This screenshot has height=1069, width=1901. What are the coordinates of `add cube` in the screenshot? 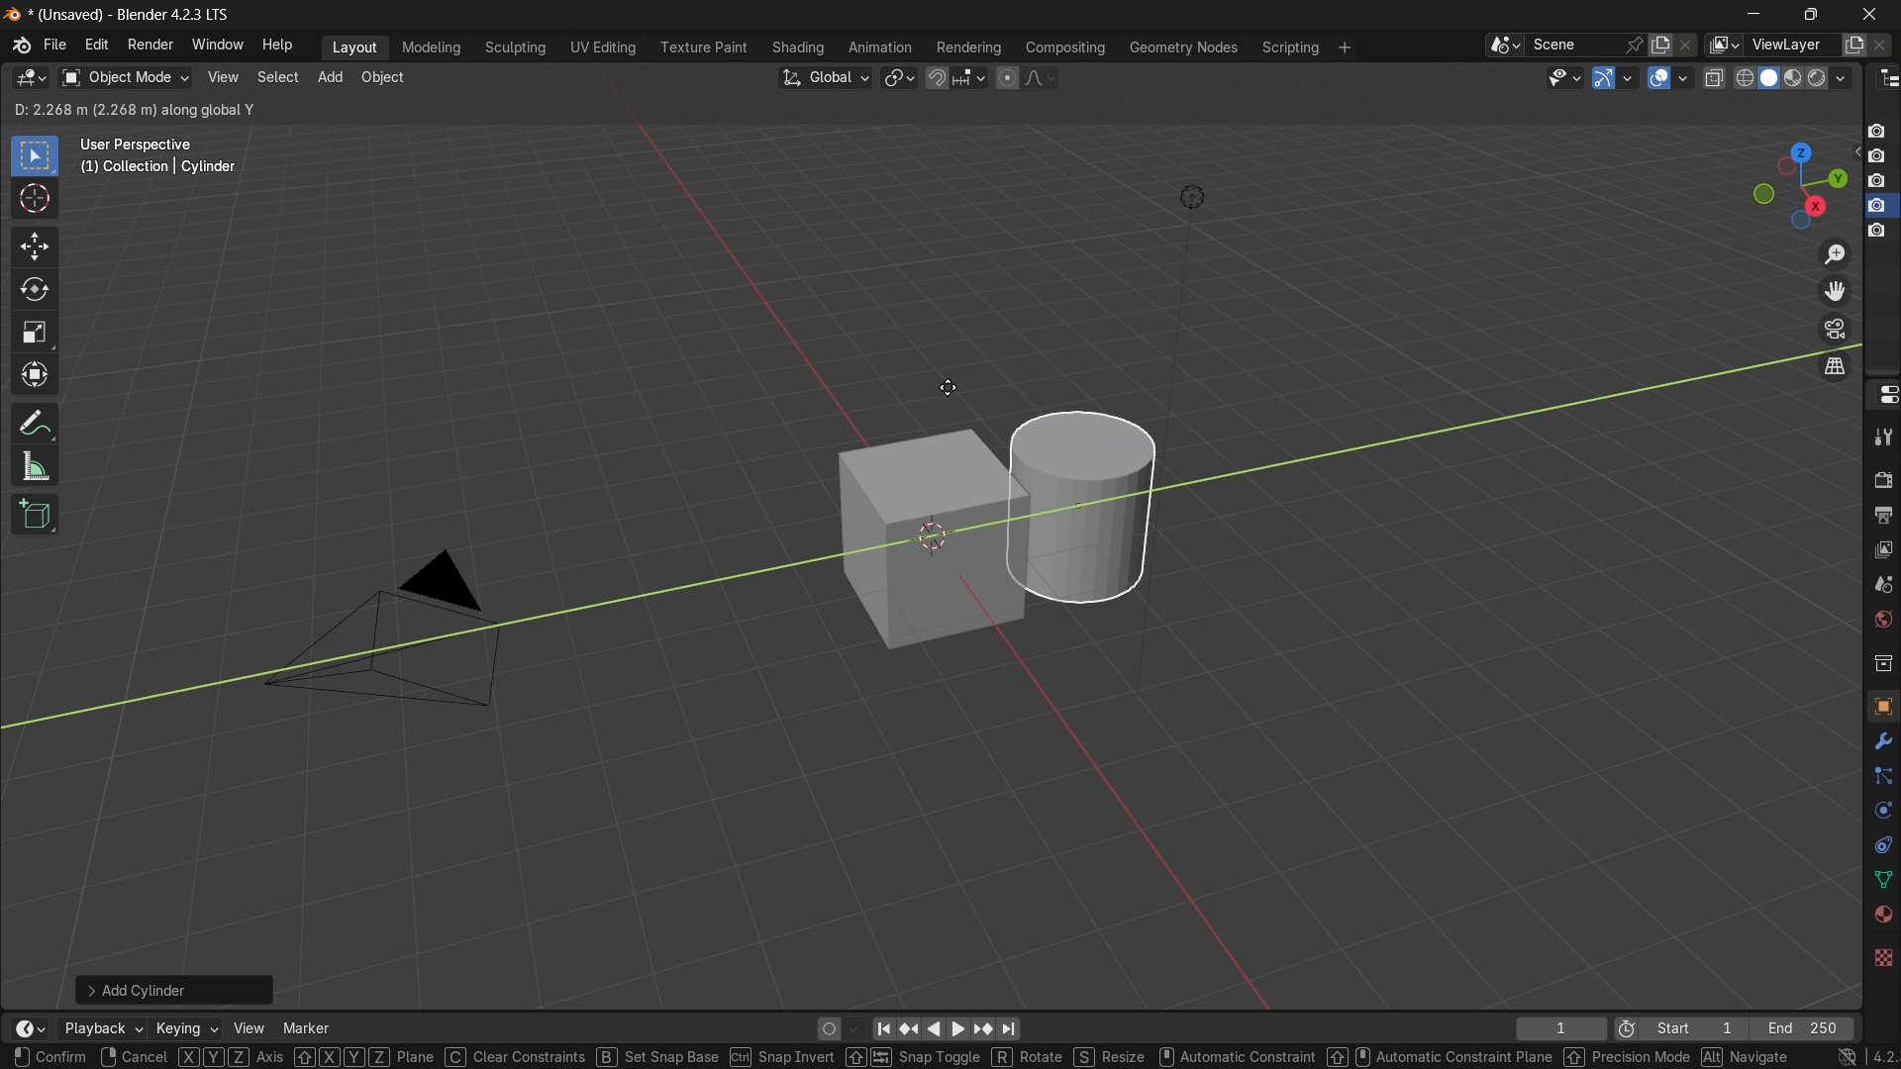 It's located at (34, 516).